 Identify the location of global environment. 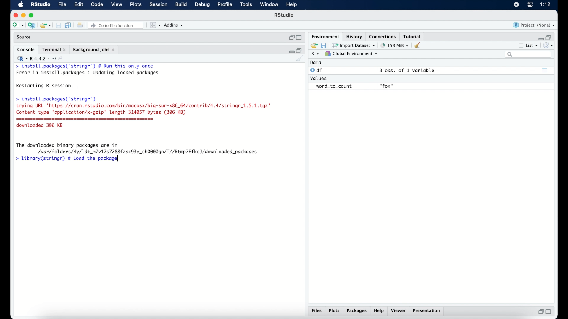
(351, 53).